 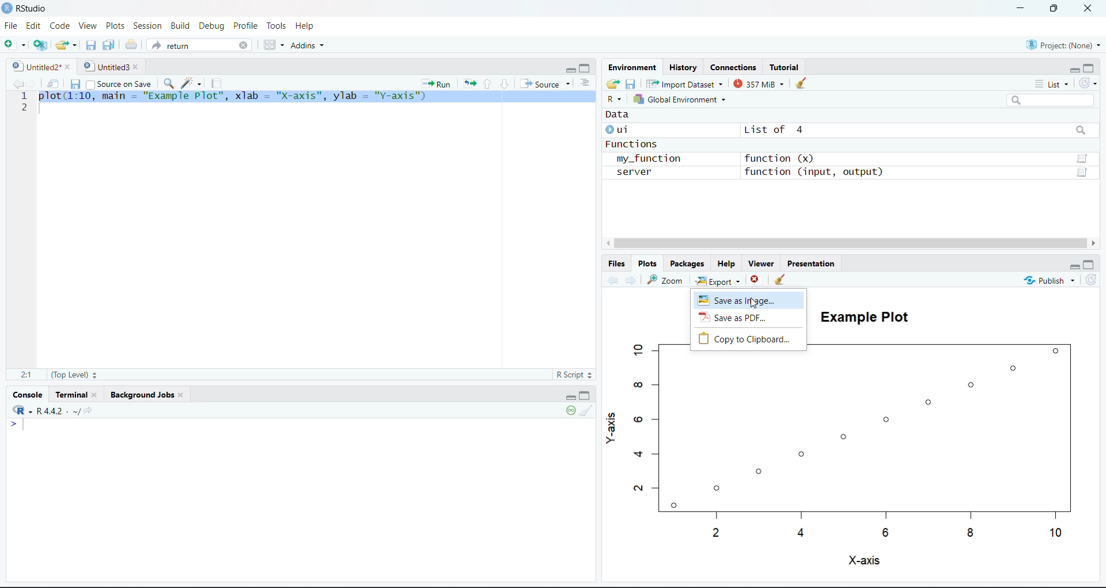 I want to click on Import Dataset, so click(x=683, y=83).